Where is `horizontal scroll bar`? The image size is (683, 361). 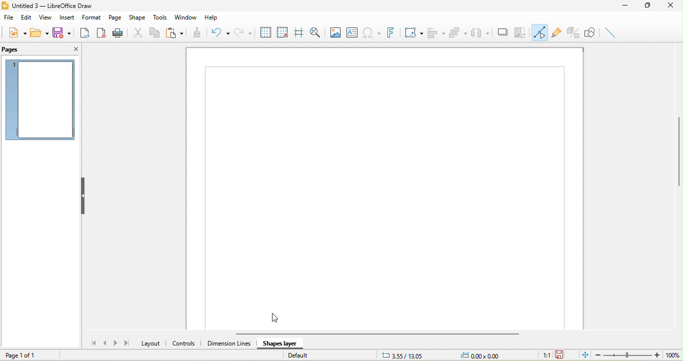
horizontal scroll bar is located at coordinates (382, 333).